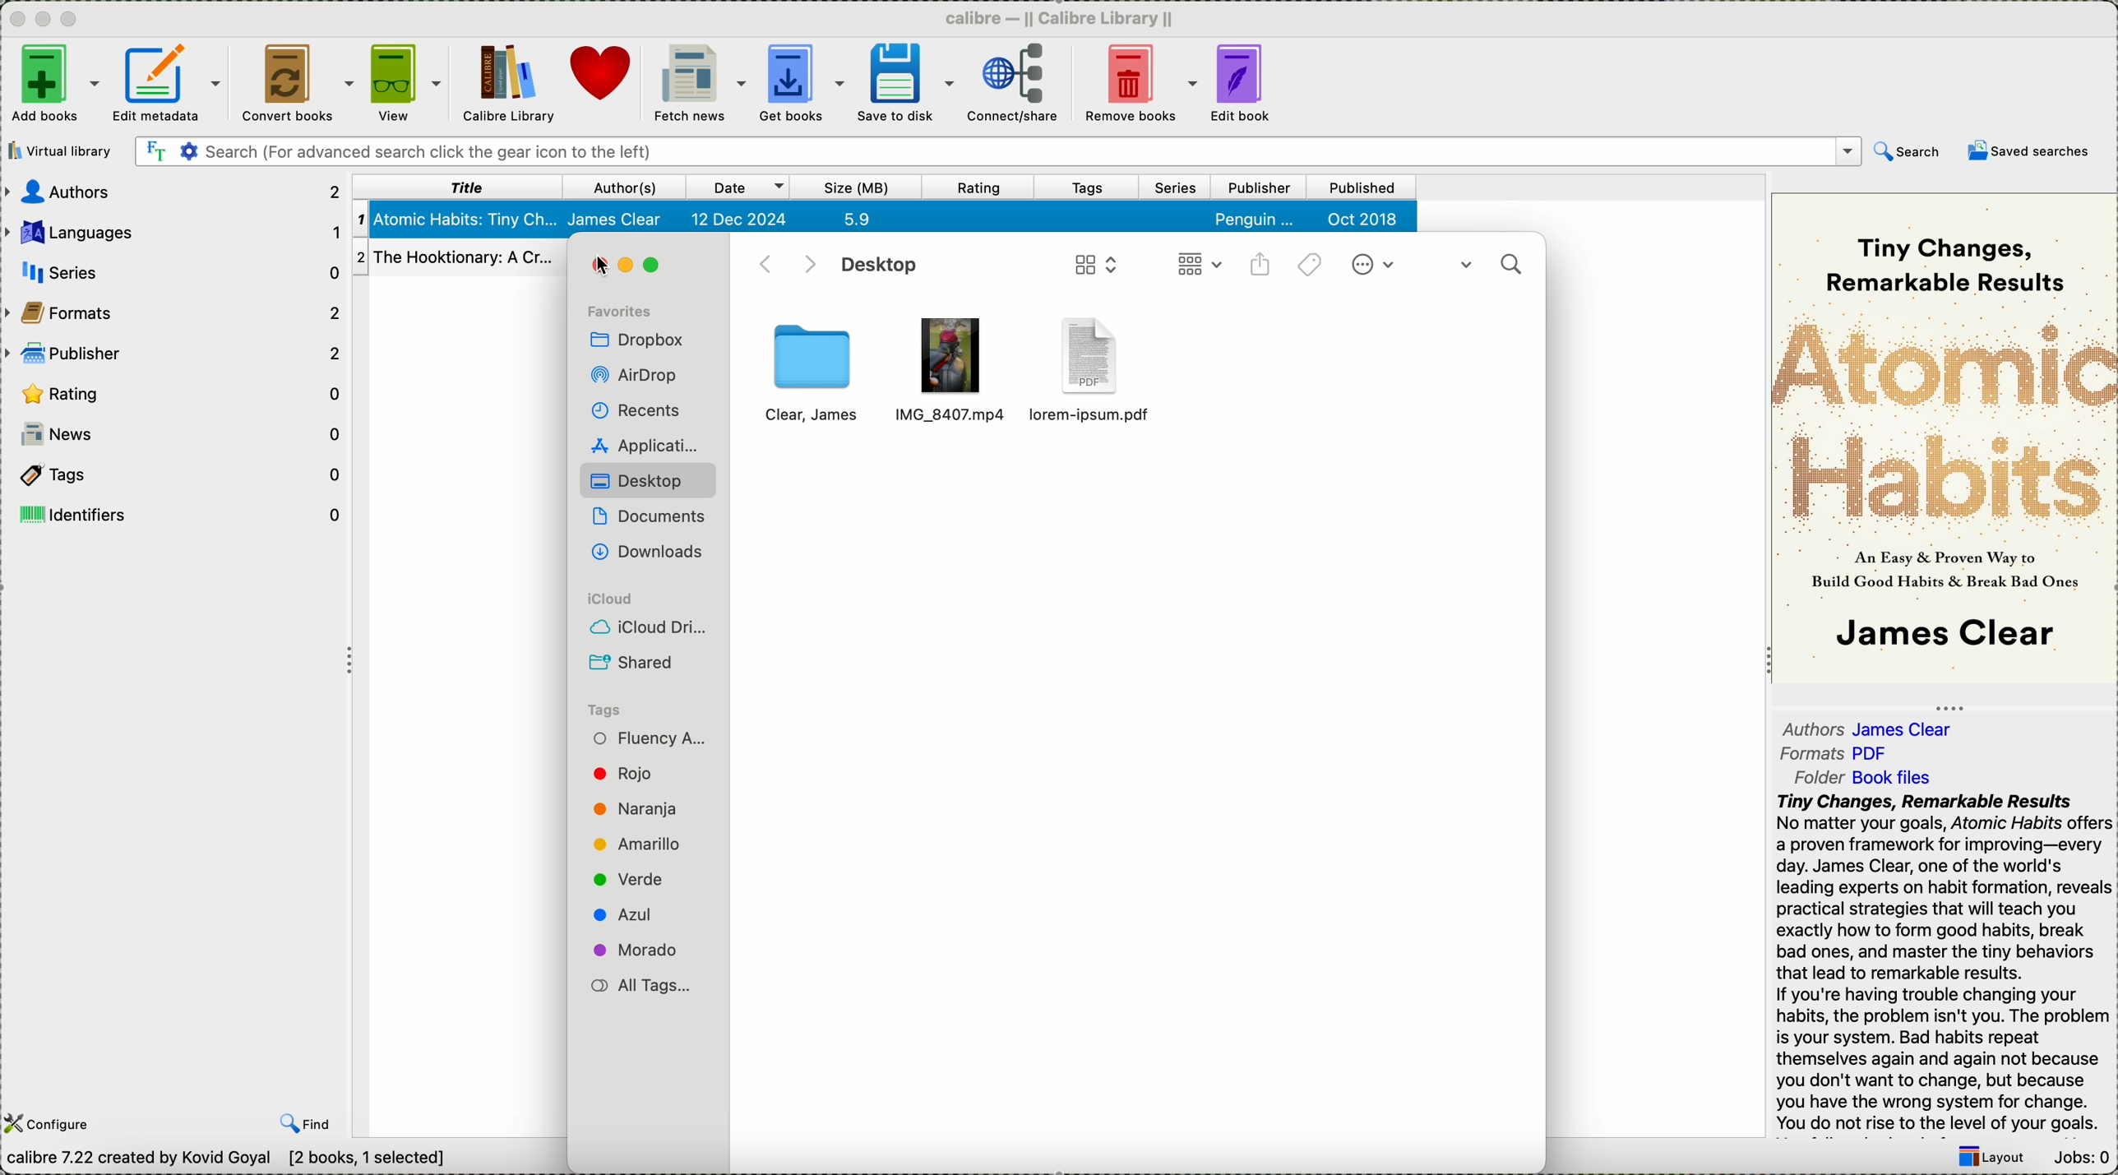  What do you see at coordinates (1195, 266) in the screenshot?
I see `icon` at bounding box center [1195, 266].